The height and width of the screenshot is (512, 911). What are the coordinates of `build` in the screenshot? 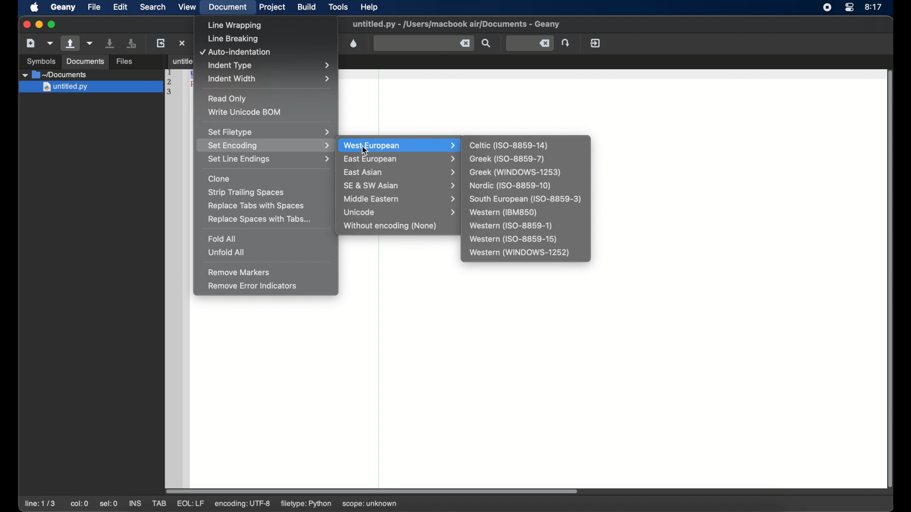 It's located at (307, 7).